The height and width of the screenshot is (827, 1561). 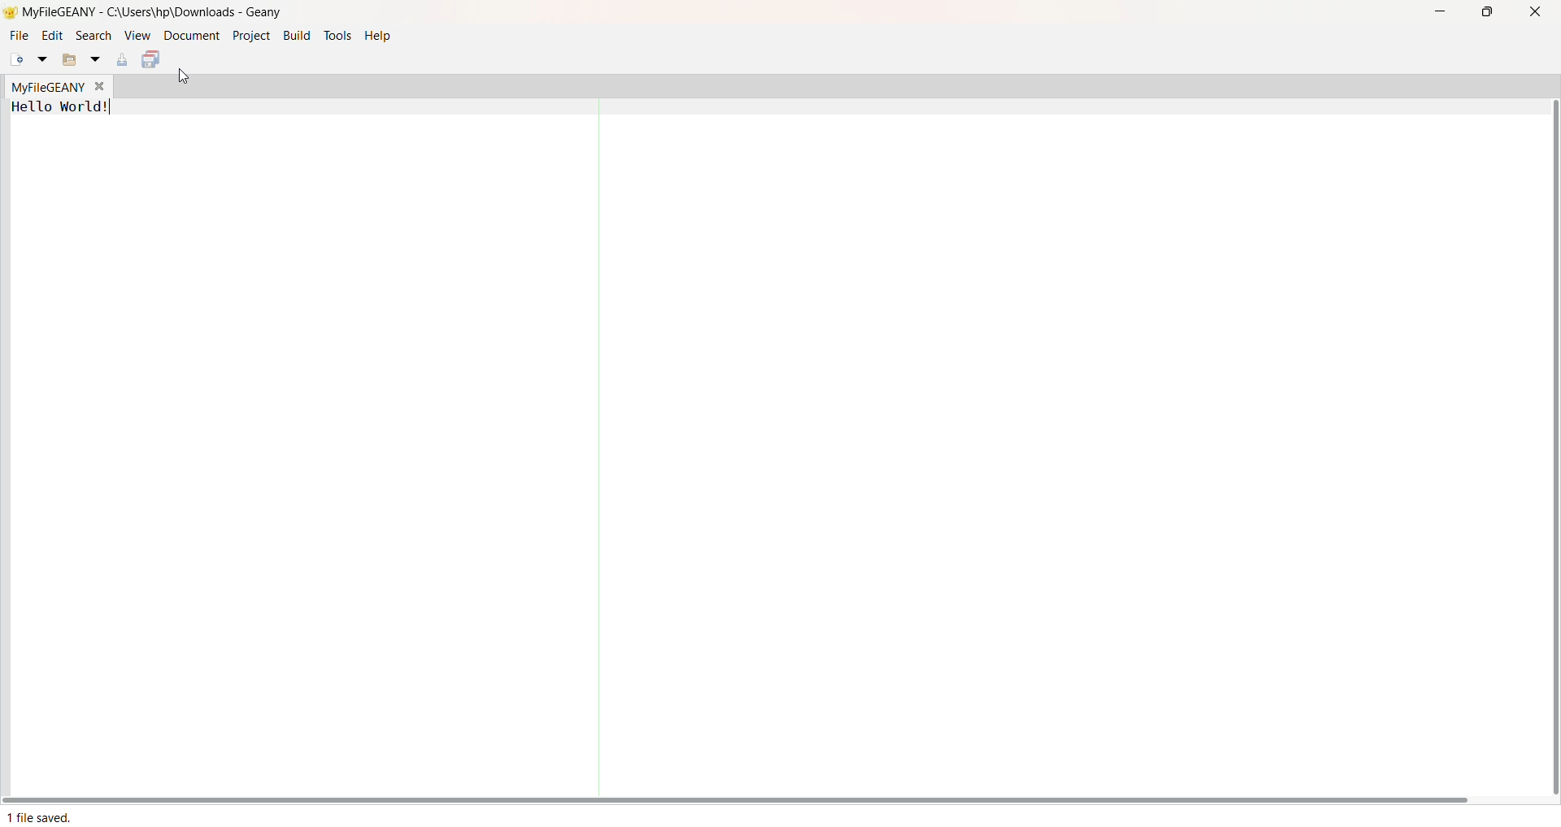 I want to click on cursor, so click(x=183, y=75).